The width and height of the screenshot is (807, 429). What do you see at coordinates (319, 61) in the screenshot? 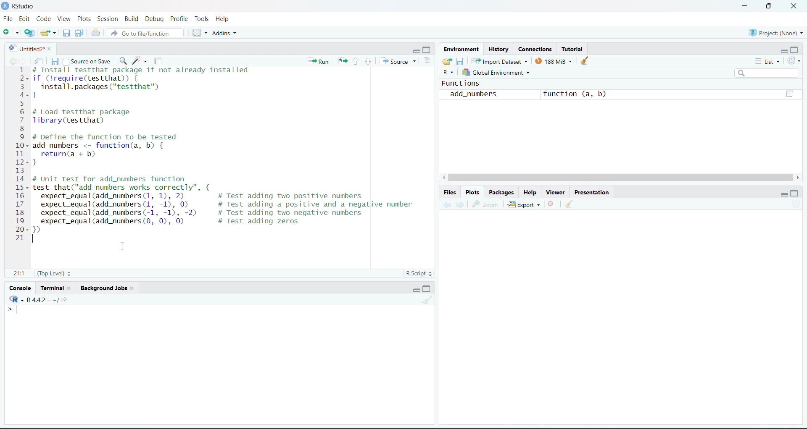
I see `run` at bounding box center [319, 61].